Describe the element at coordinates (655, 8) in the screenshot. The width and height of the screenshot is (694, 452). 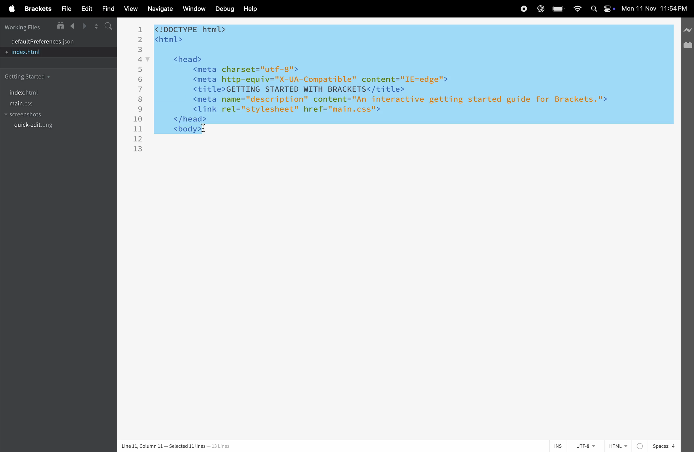
I see `time and date` at that location.